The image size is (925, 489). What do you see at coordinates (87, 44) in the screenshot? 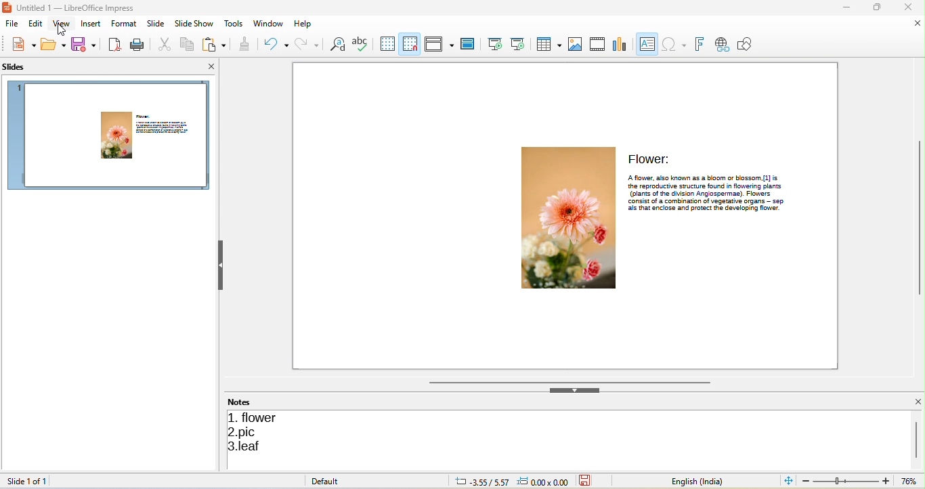
I see `save` at bounding box center [87, 44].